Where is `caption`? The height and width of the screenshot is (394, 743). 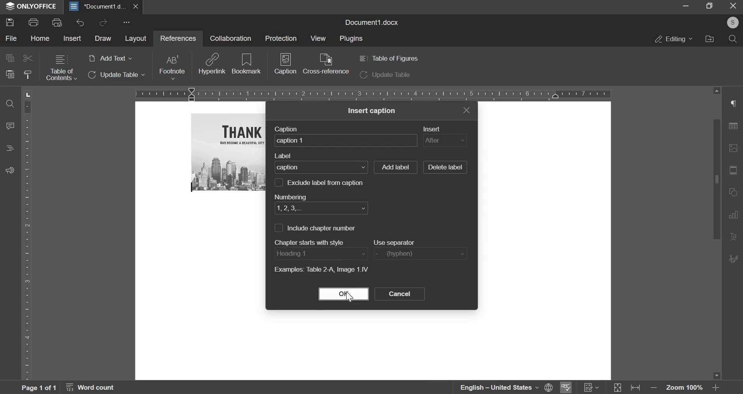
caption is located at coordinates (286, 66).